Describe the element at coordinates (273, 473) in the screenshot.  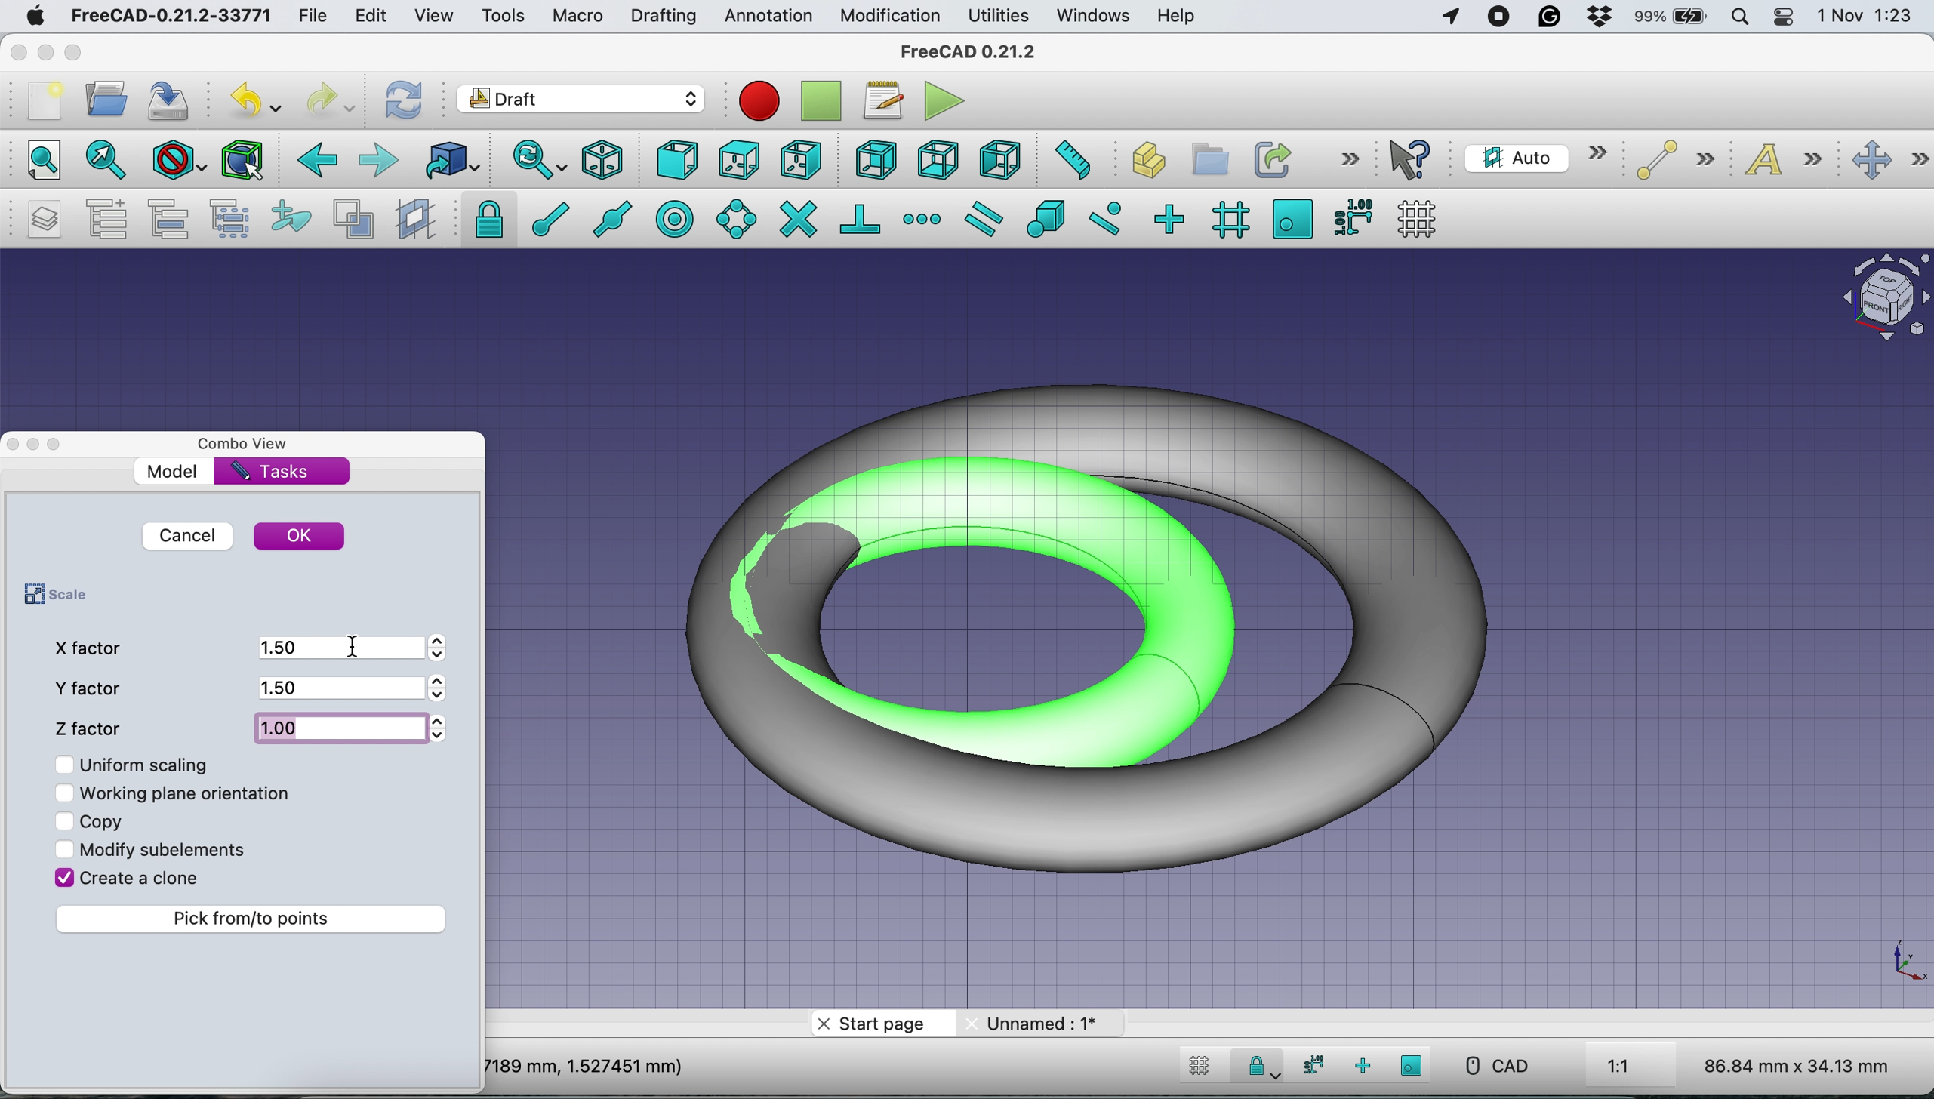
I see `tasks` at that location.